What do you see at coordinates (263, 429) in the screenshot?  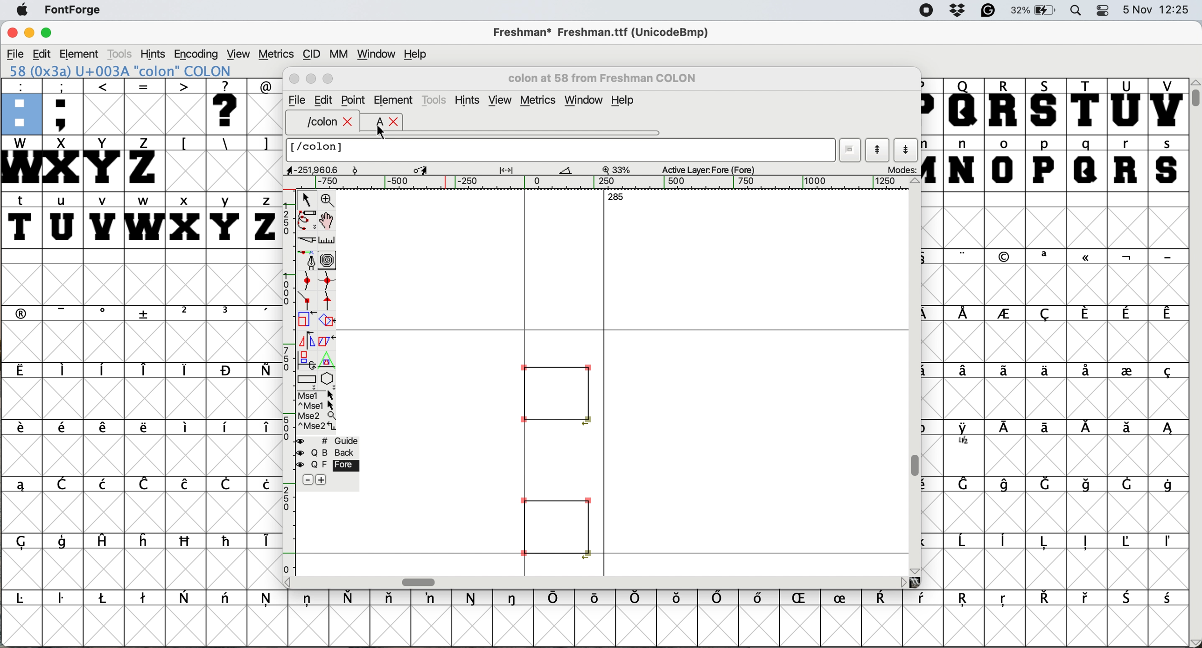 I see `symbol` at bounding box center [263, 429].